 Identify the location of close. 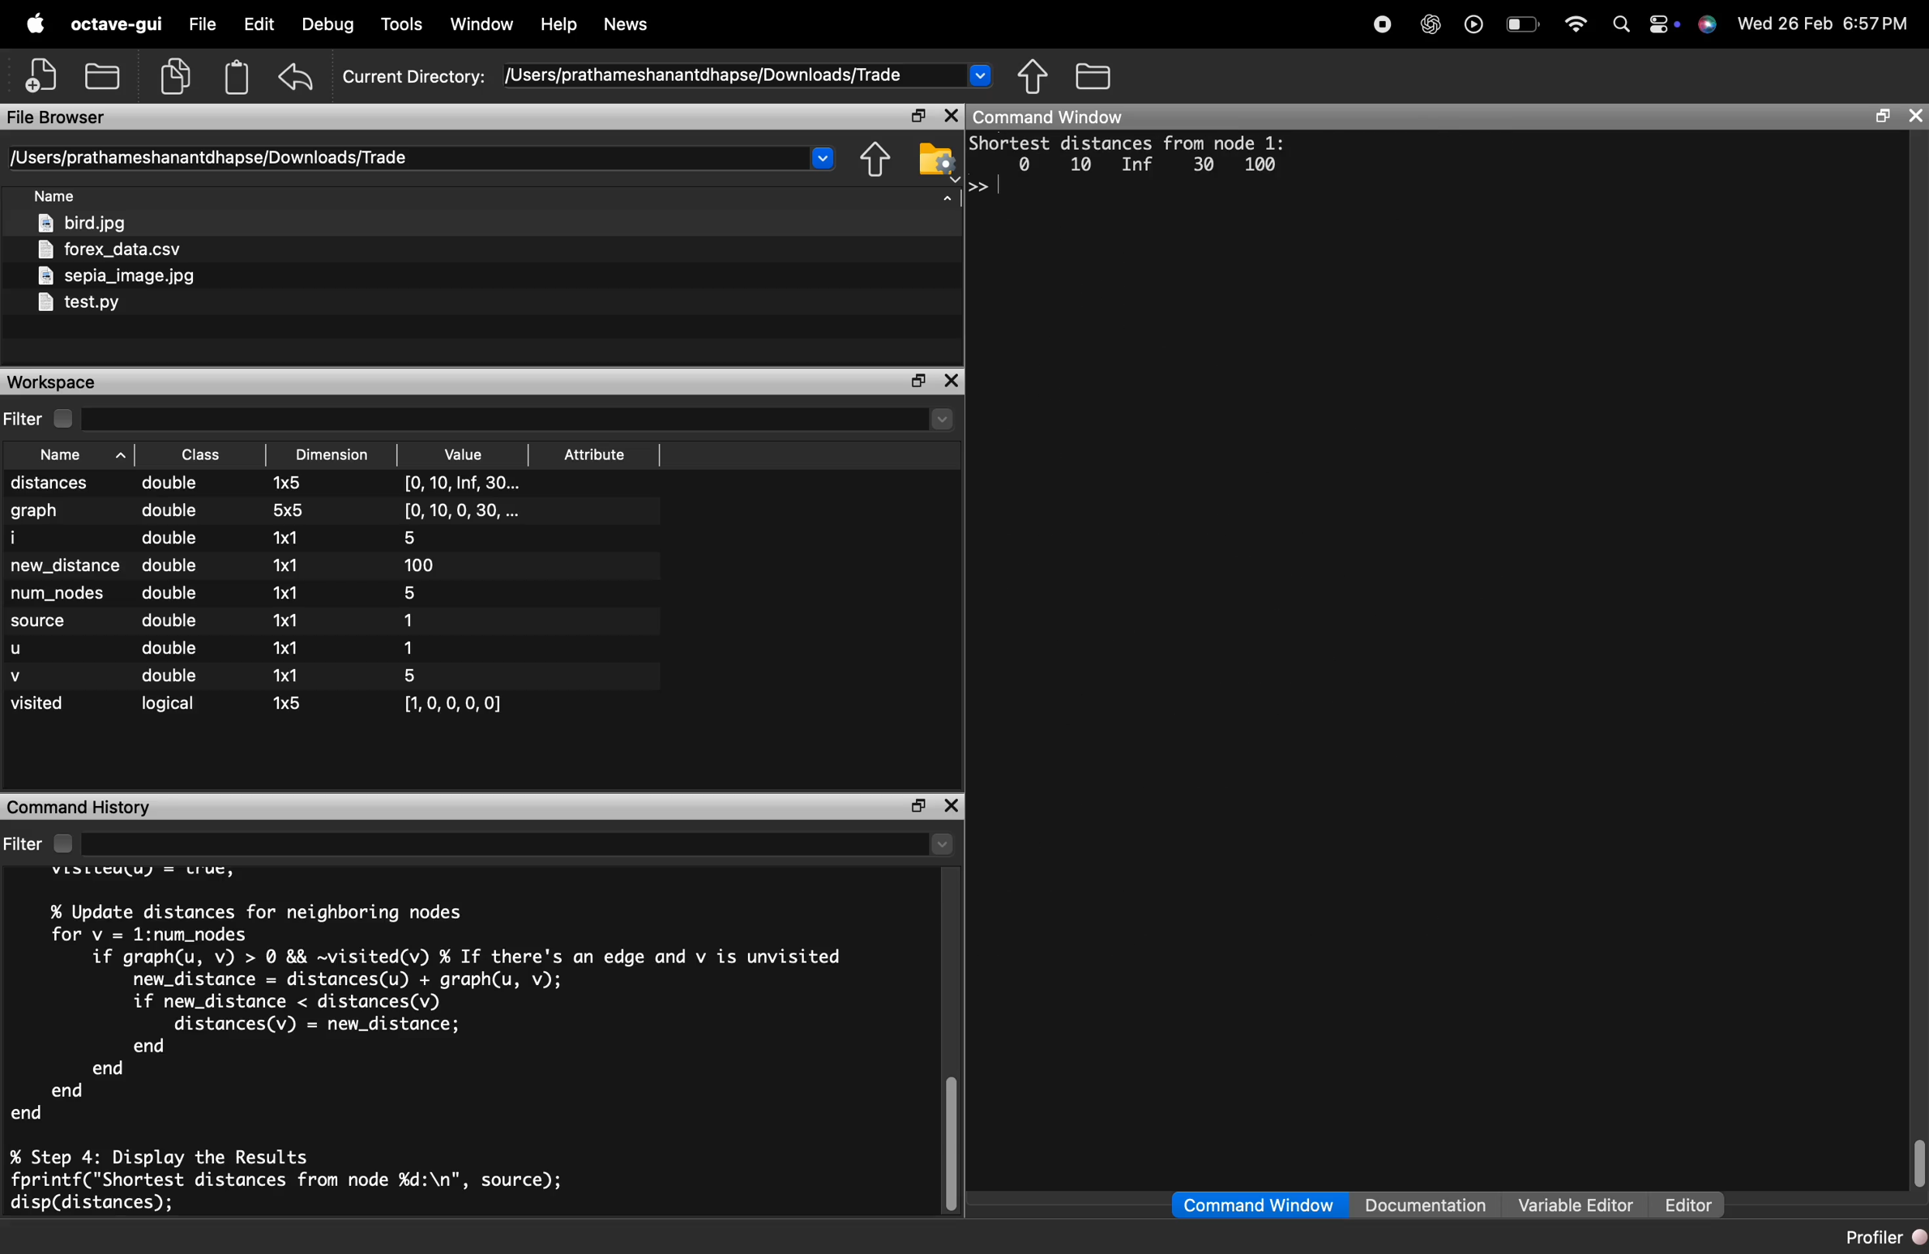
(947, 116).